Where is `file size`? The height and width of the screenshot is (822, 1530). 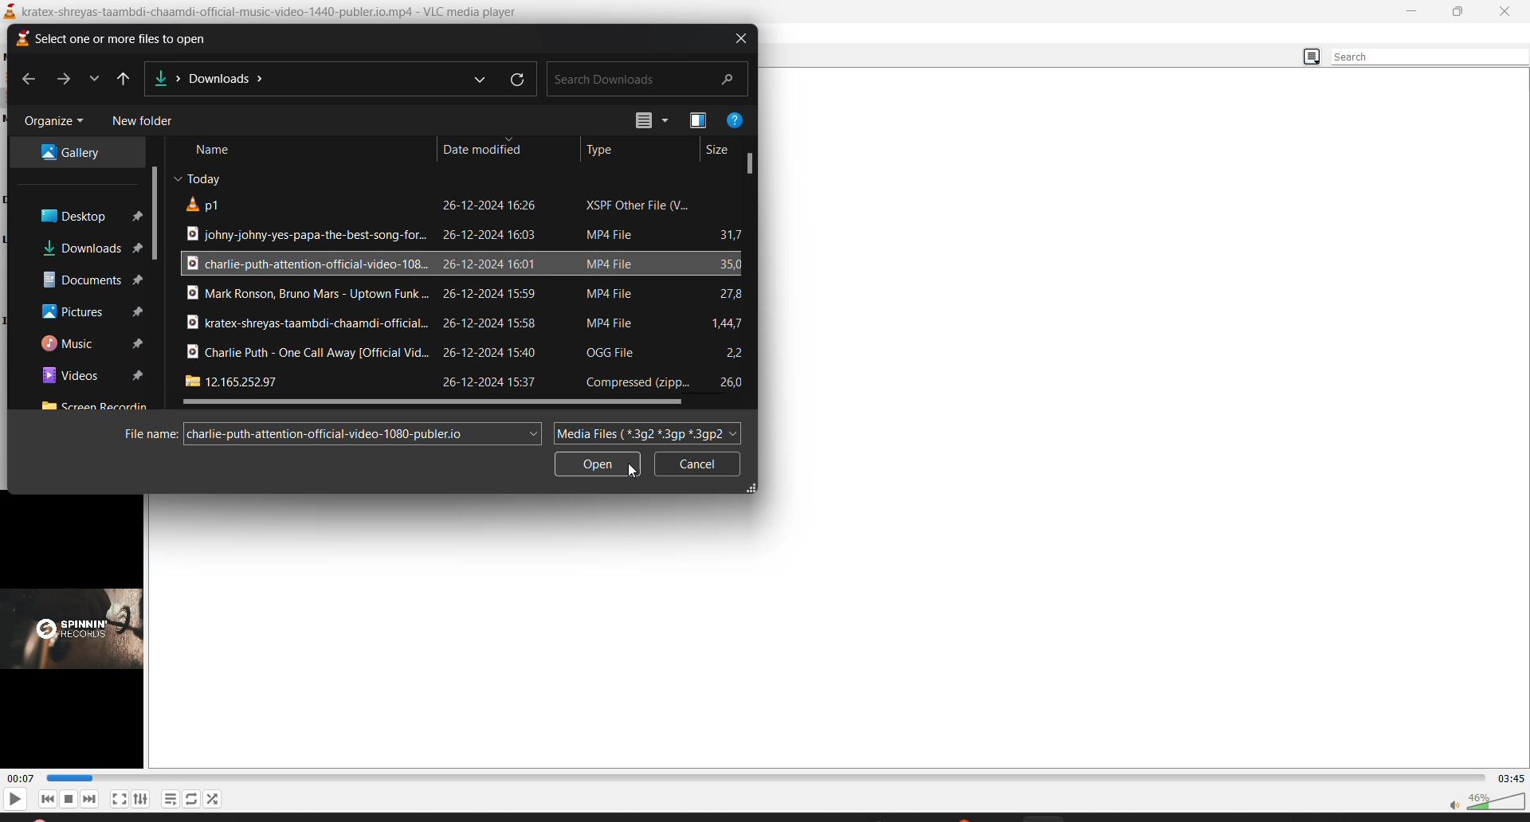 file size is located at coordinates (724, 320).